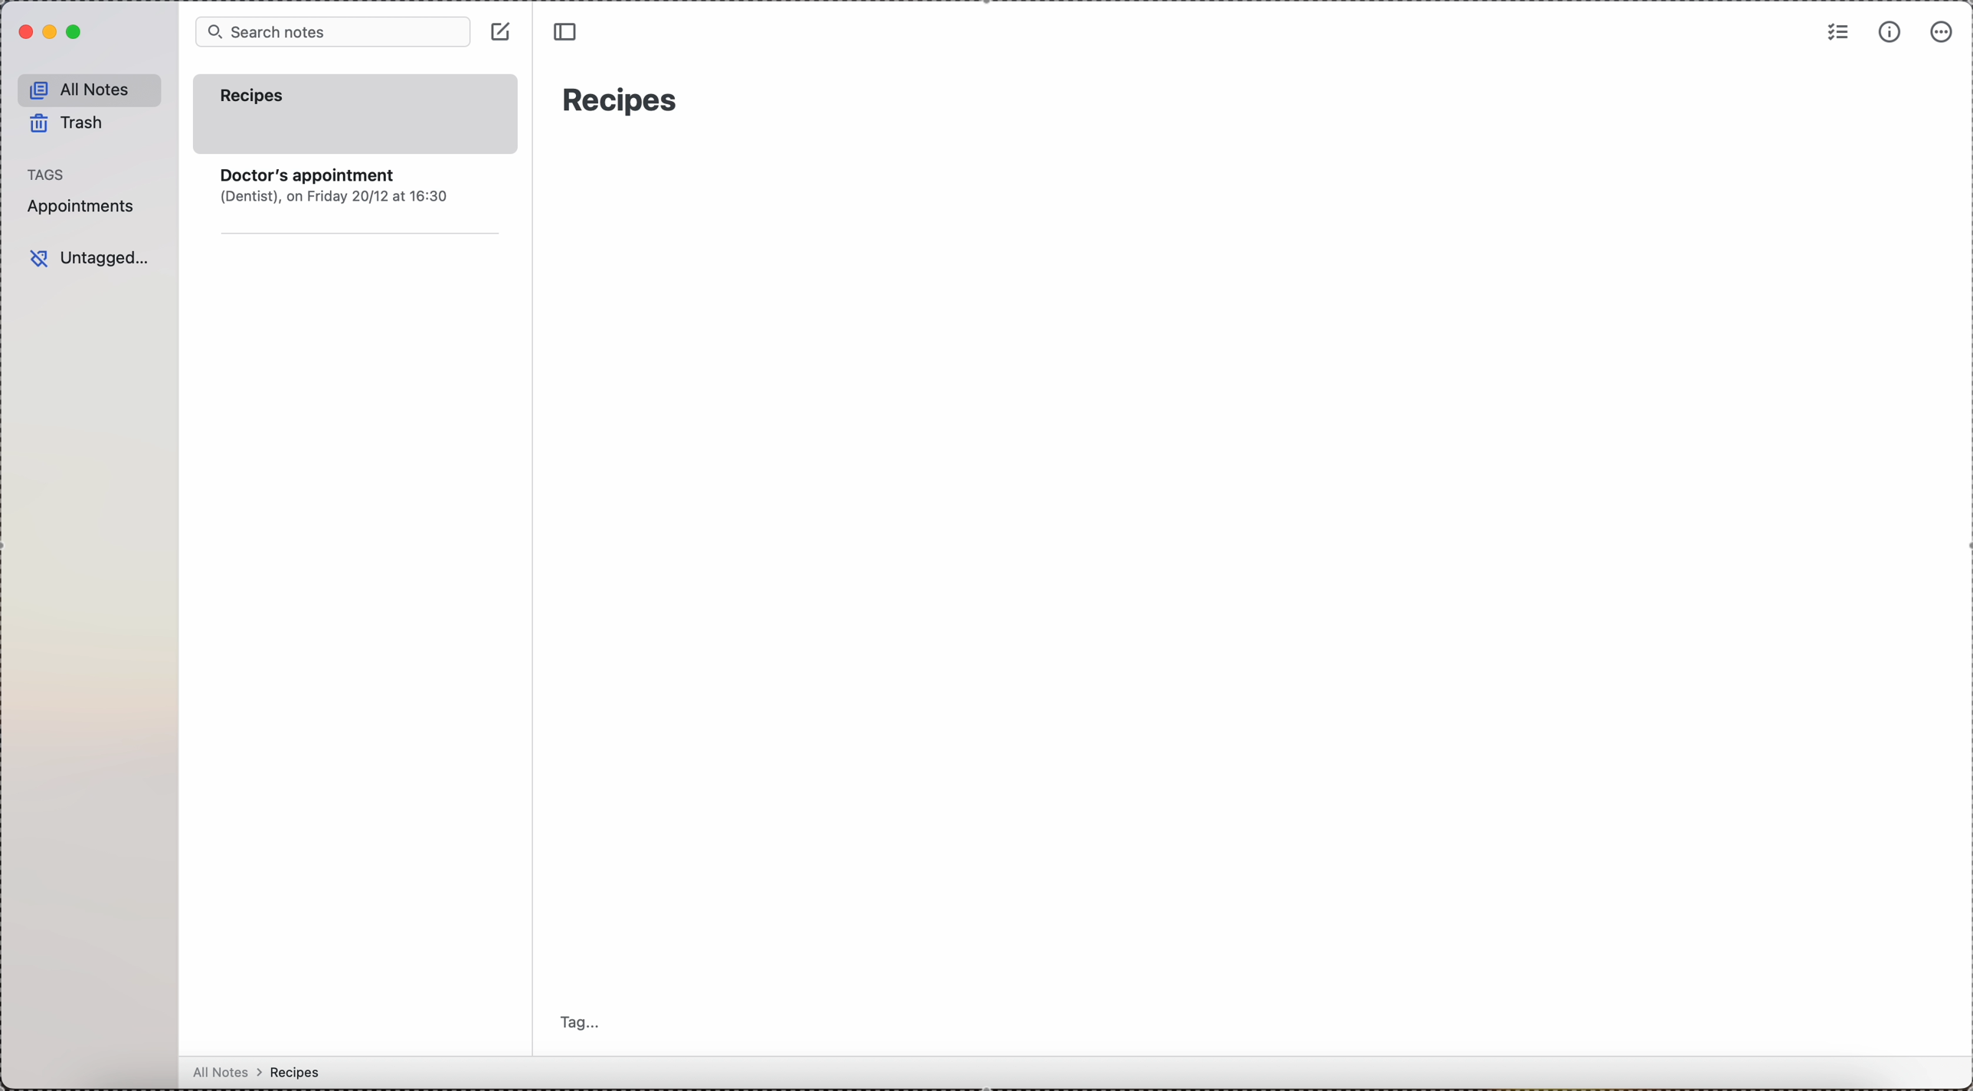  I want to click on search bar, so click(332, 32).